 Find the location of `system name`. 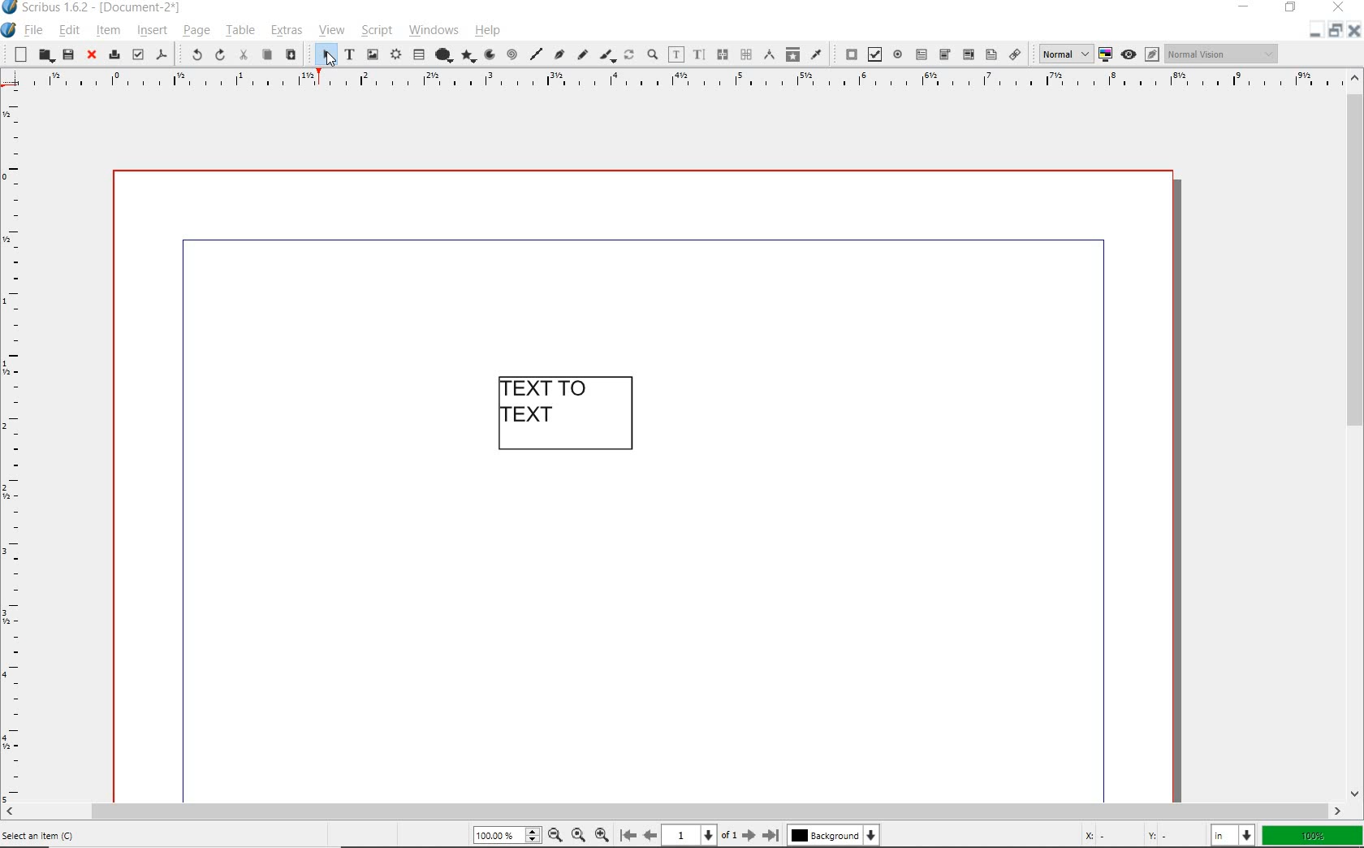

system name is located at coordinates (105, 8).